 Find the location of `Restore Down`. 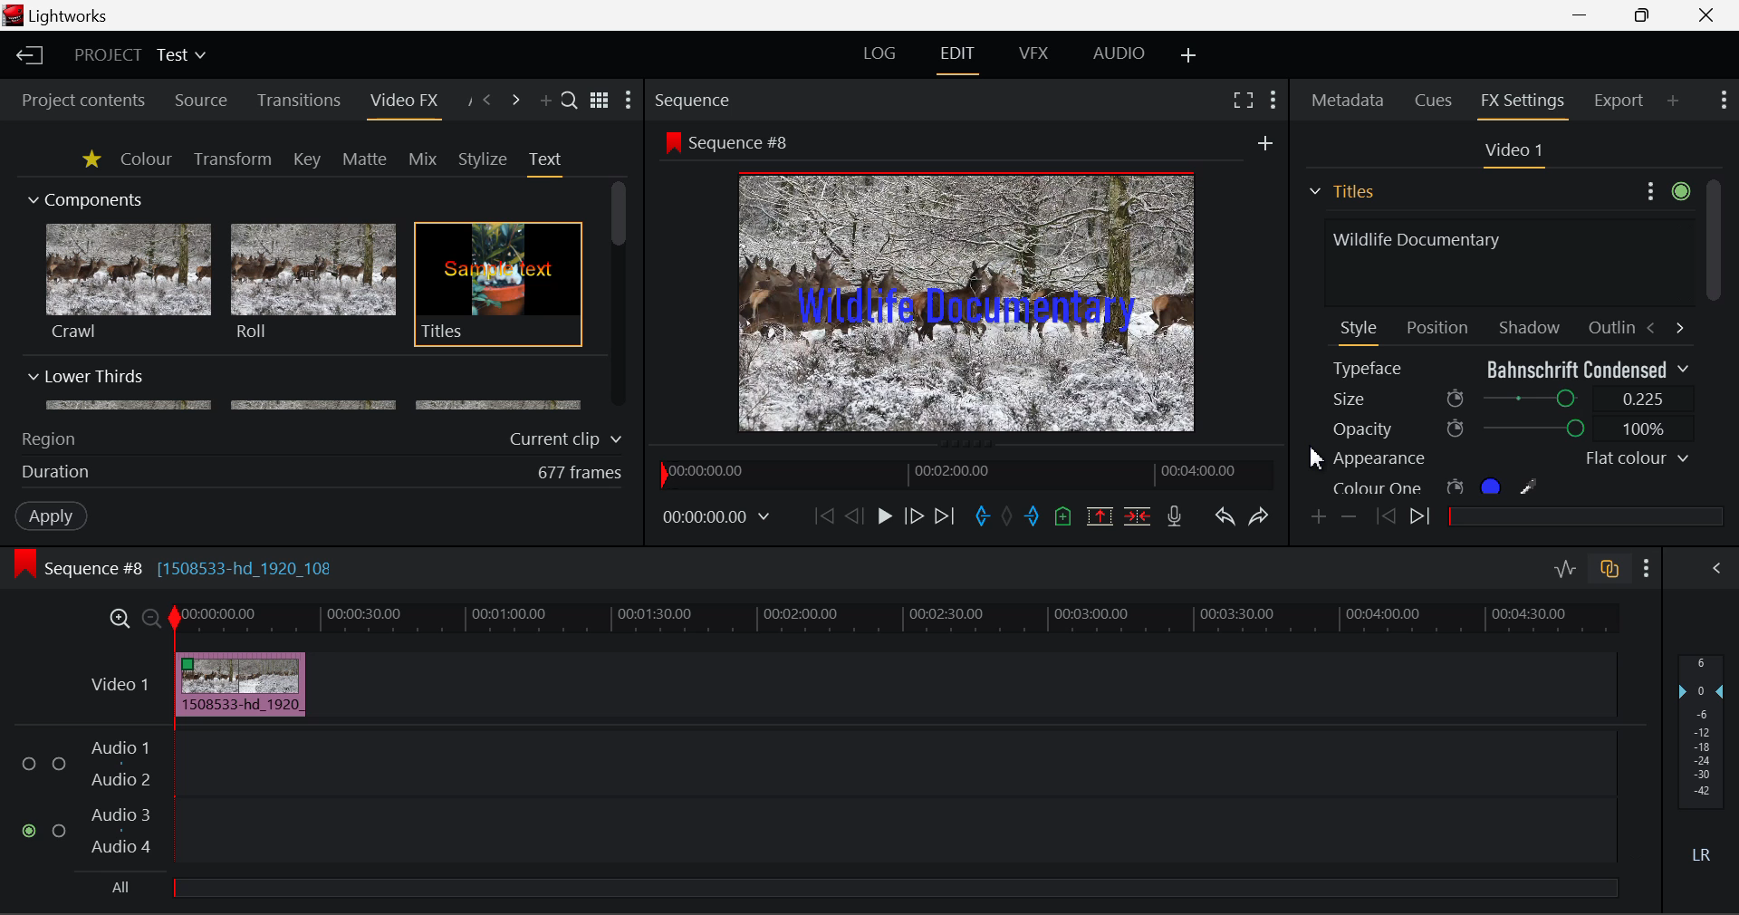

Restore Down is located at coordinates (1581, 13).